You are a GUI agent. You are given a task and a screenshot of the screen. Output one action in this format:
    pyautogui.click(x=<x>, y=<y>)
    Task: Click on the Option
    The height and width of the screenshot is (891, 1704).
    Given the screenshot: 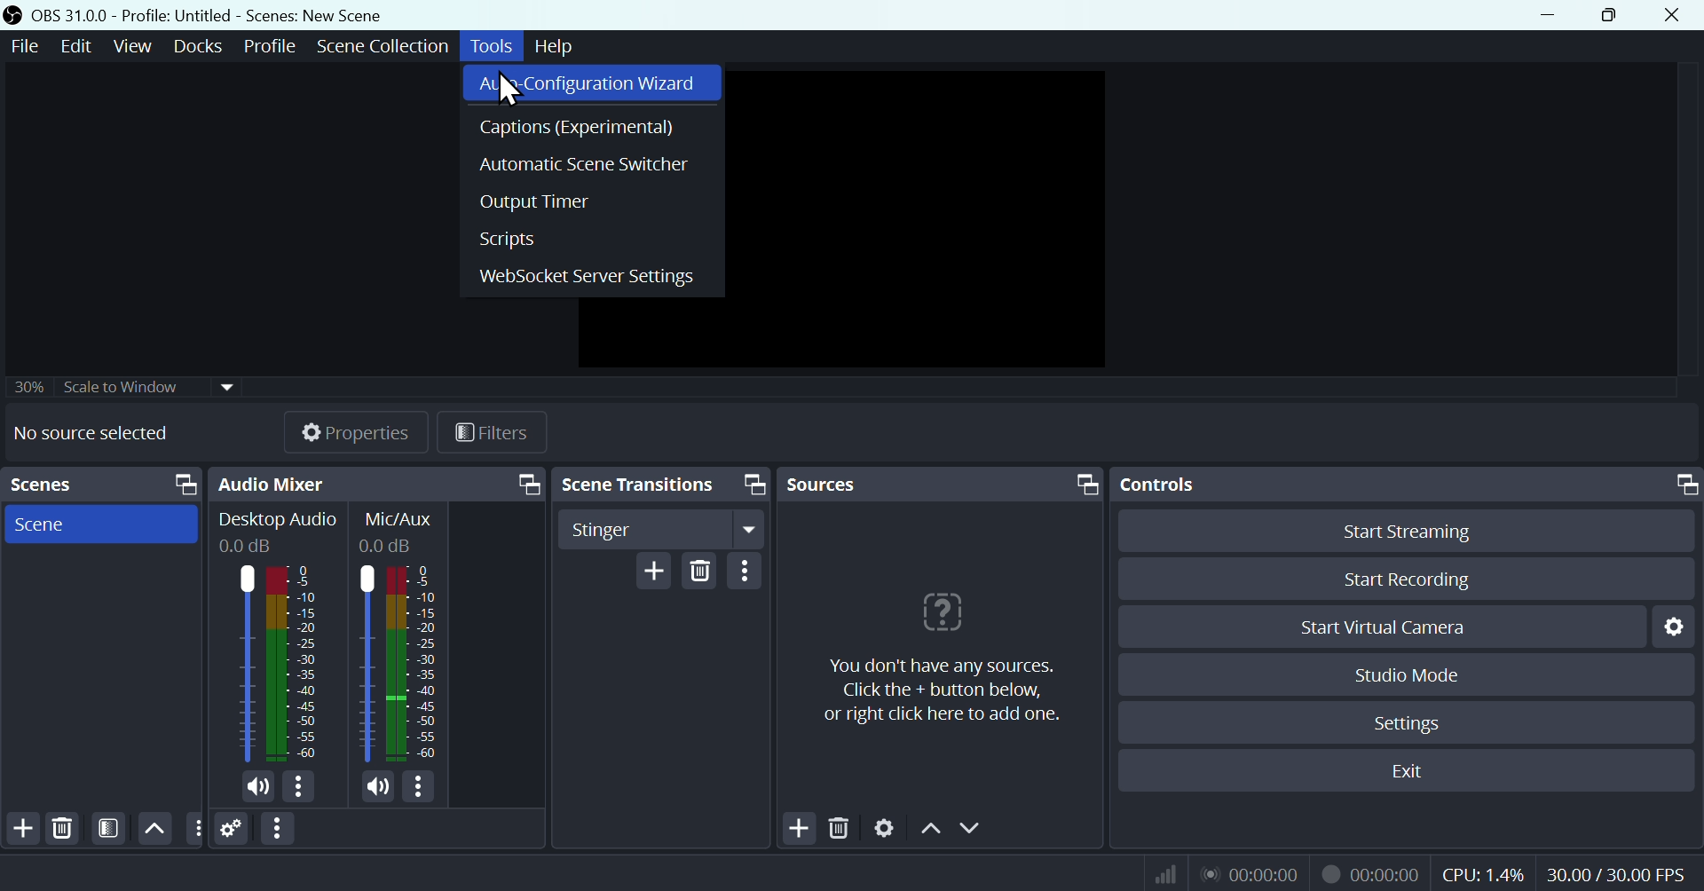 What is the action you would take?
    pyautogui.click(x=745, y=571)
    